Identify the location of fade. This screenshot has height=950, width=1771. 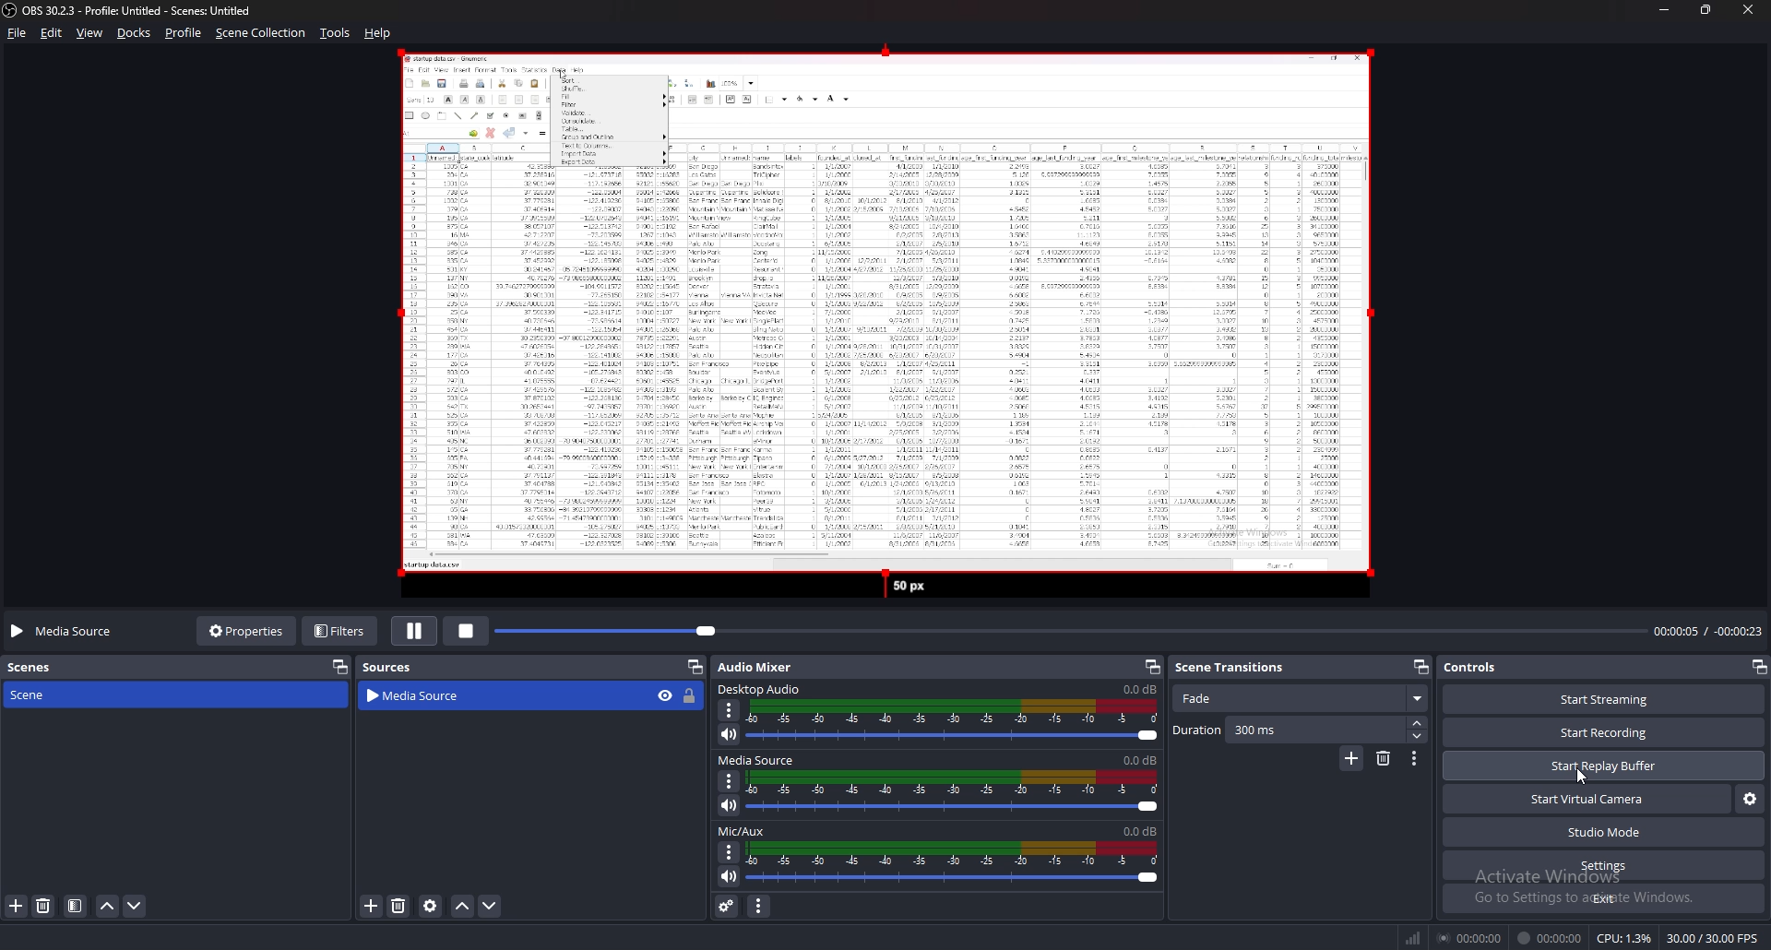
(1300, 699).